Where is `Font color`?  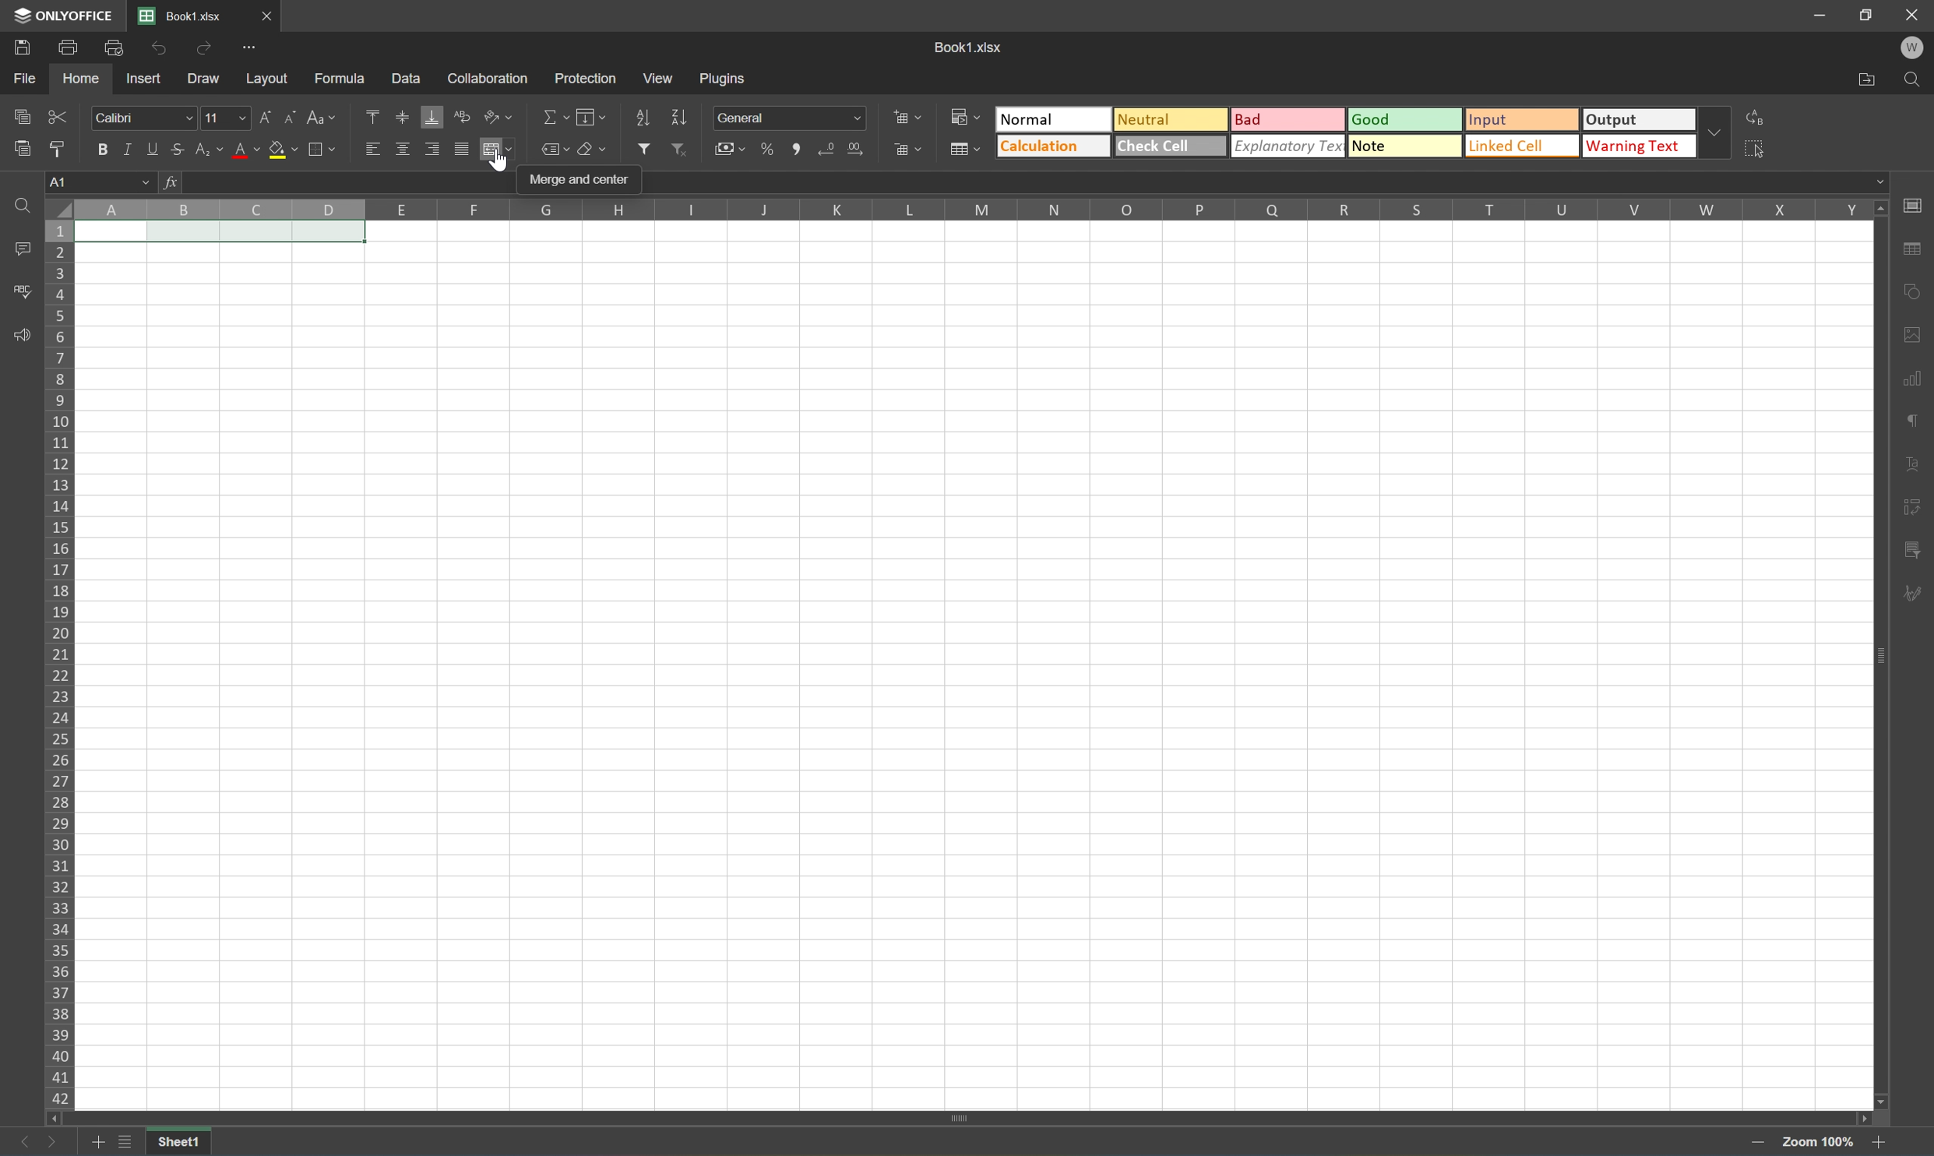
Font color is located at coordinates (245, 150).